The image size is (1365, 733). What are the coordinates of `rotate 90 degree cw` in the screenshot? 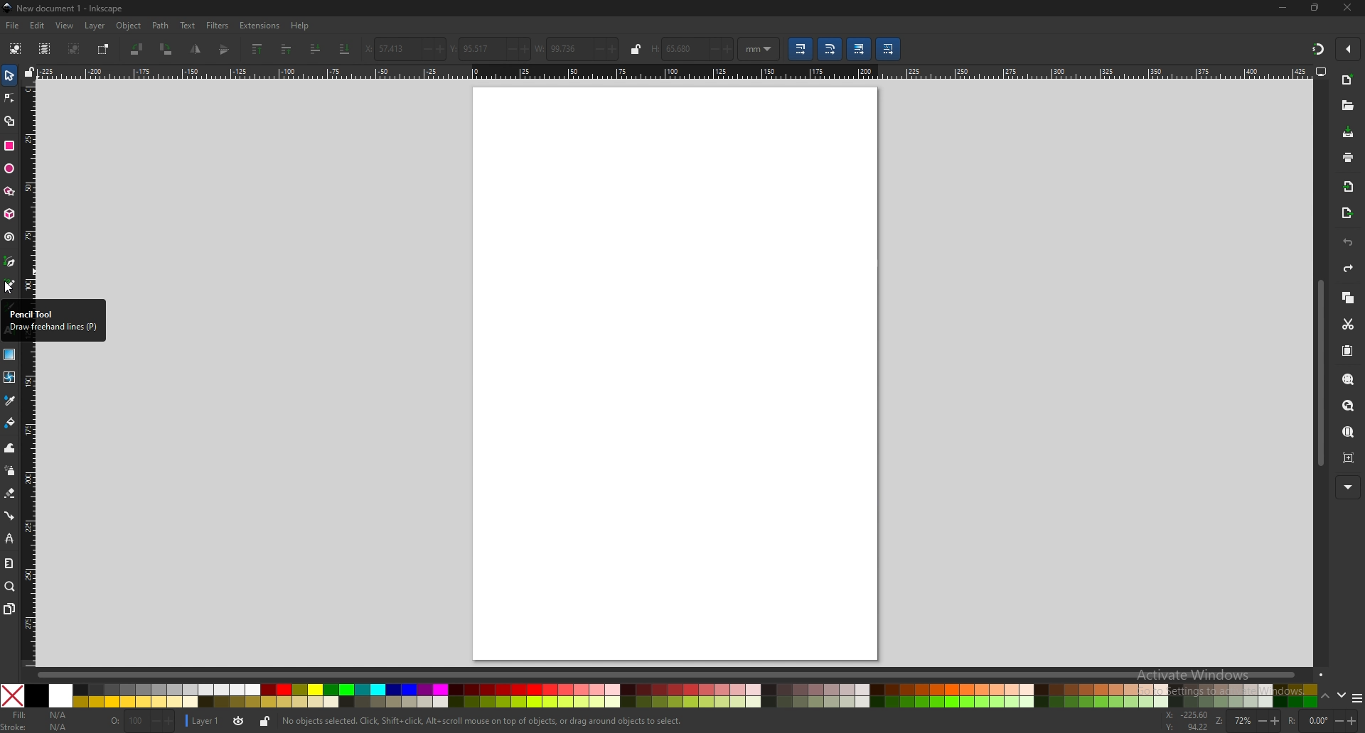 It's located at (166, 50).